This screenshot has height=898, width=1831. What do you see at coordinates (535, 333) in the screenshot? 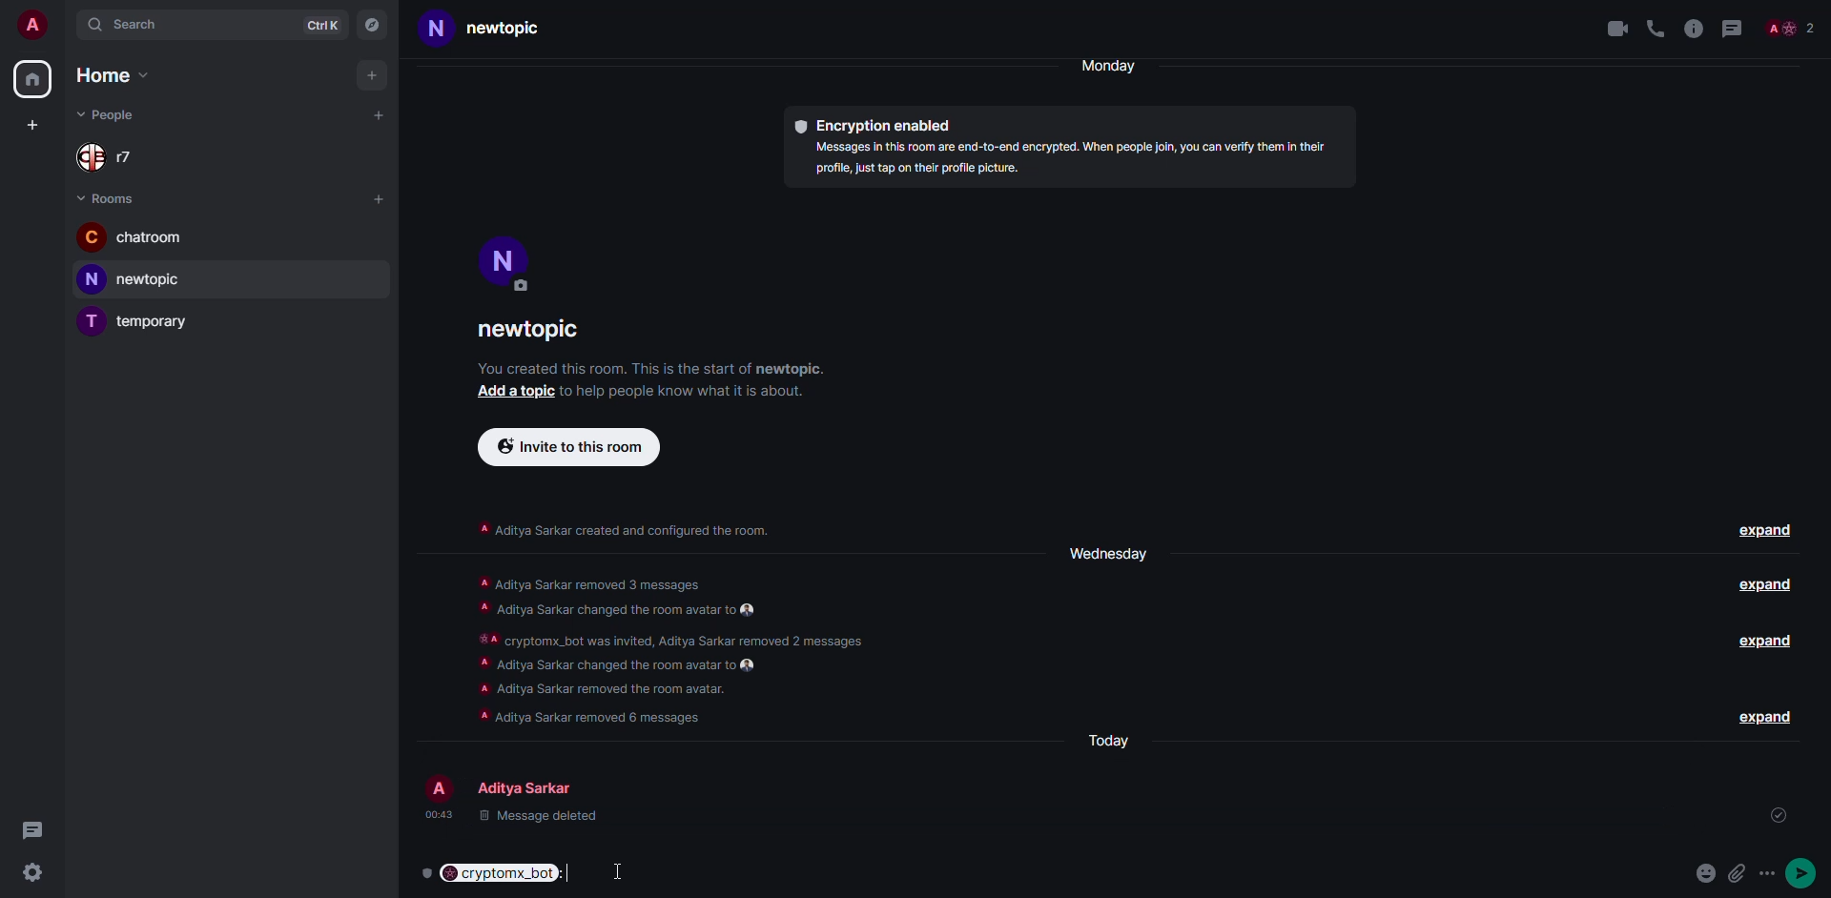
I see `room` at bounding box center [535, 333].